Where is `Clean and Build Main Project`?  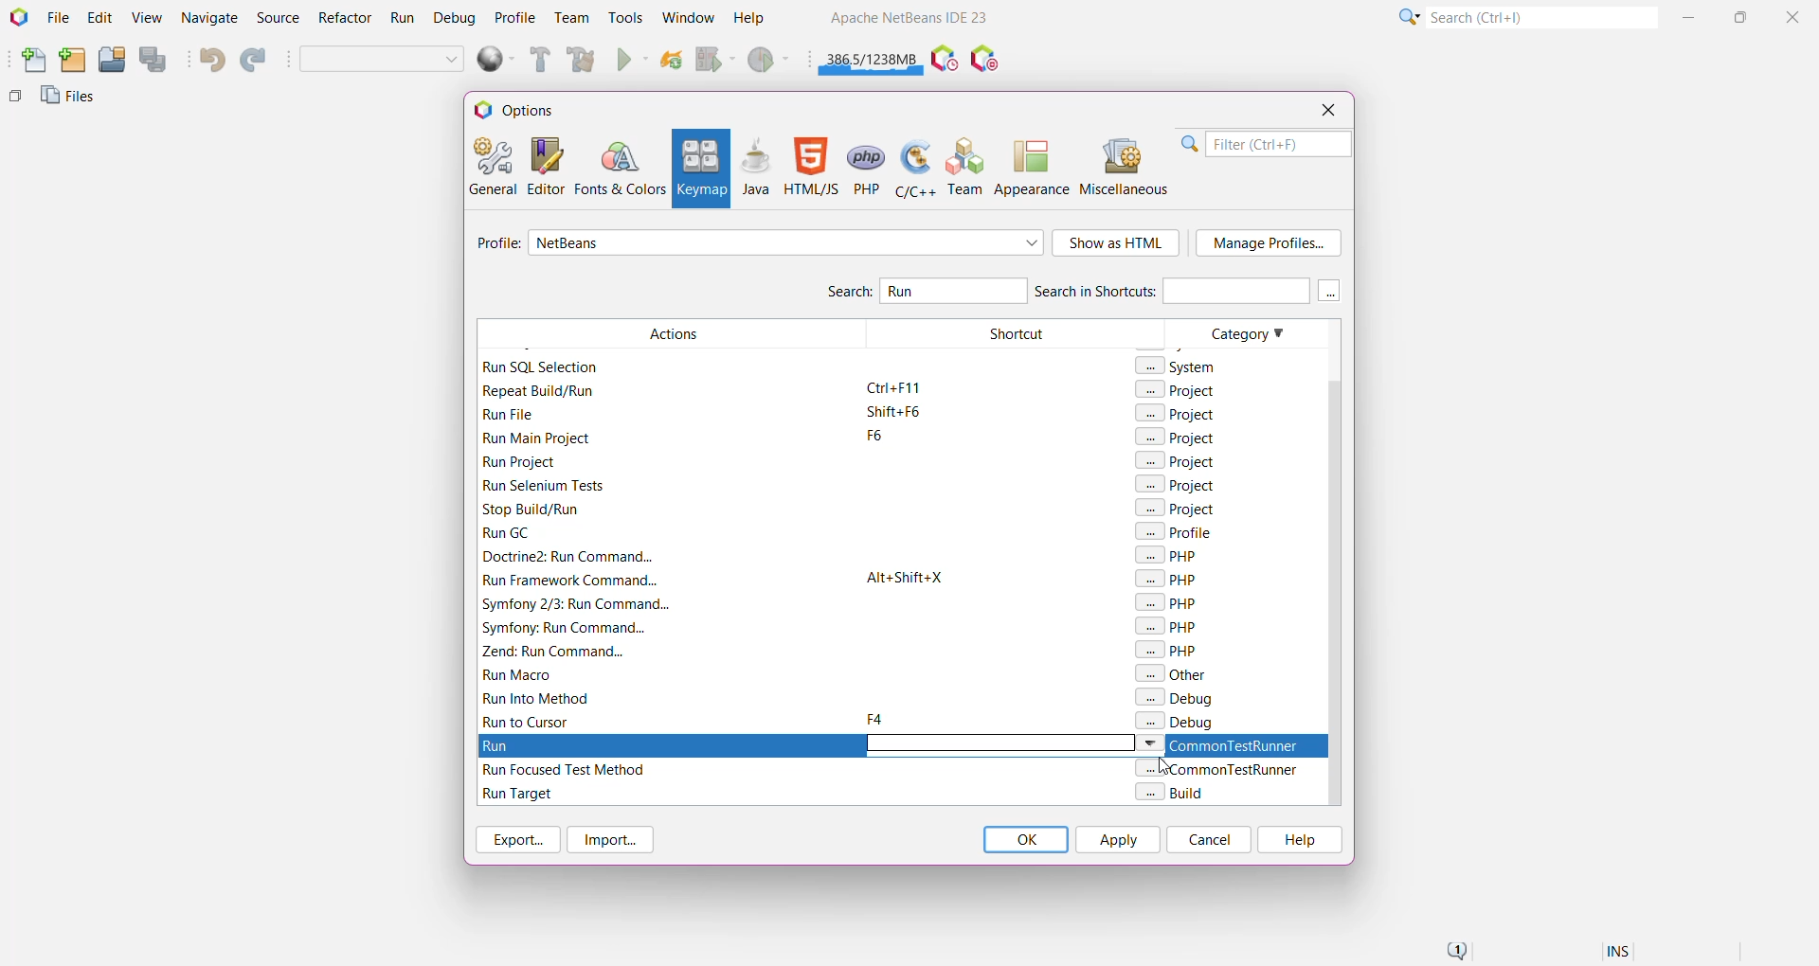 Clean and Build Main Project is located at coordinates (585, 62).